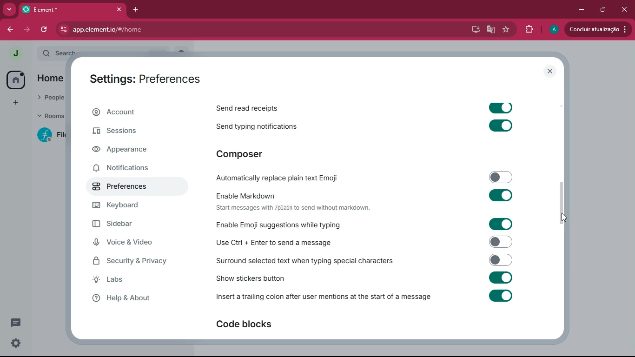 The image size is (635, 357). I want to click on Automatically replace plain text Emoji, so click(364, 177).